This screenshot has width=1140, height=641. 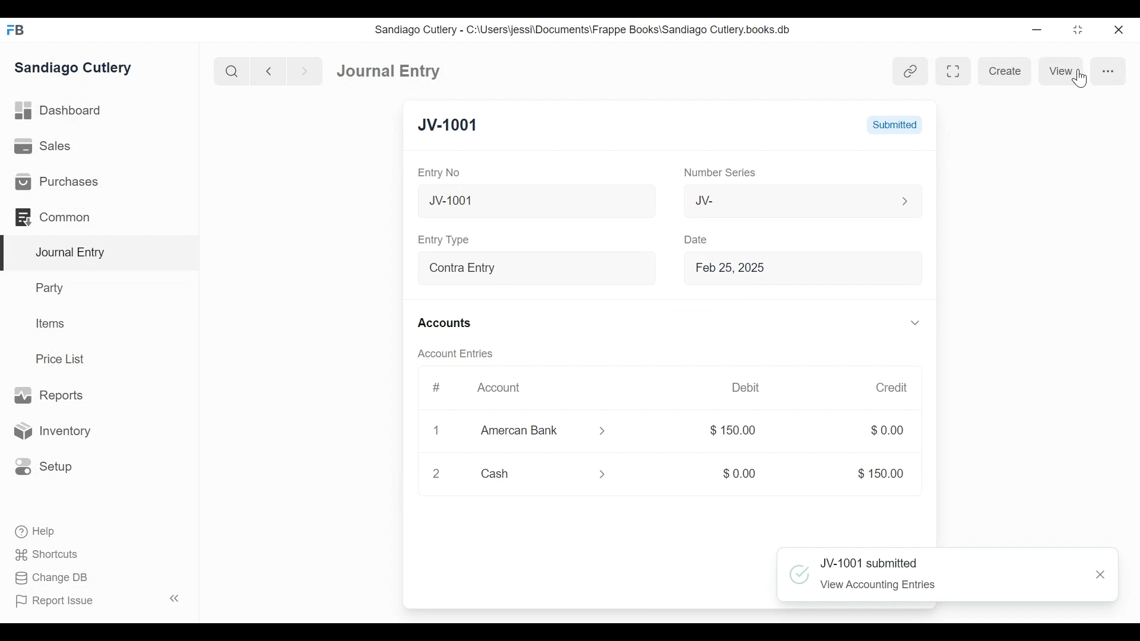 I want to click on Inventory, so click(x=50, y=431).